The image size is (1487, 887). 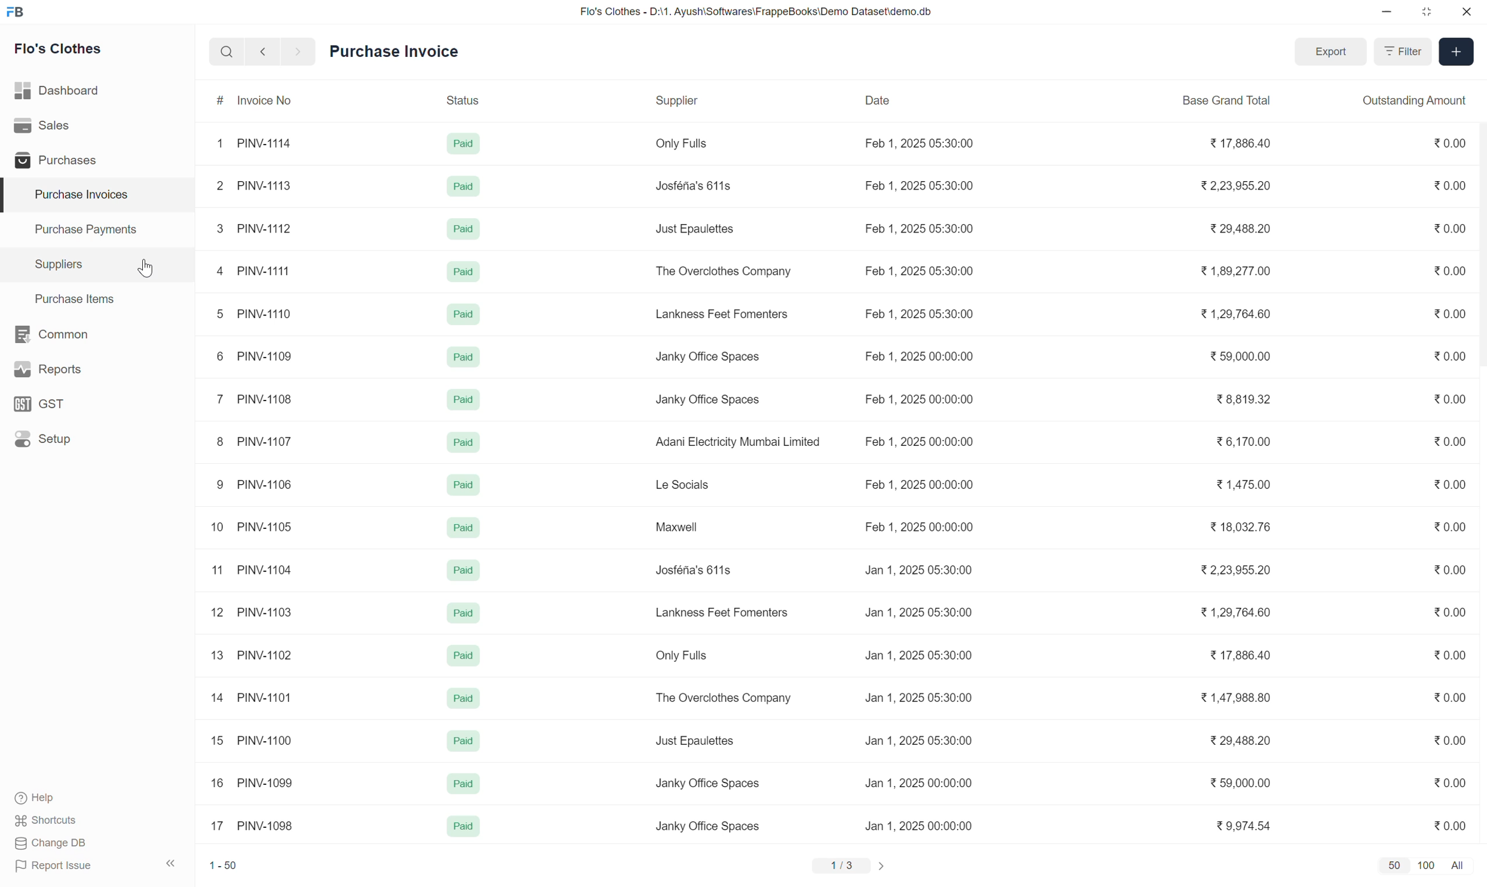 I want to click on Jan 1, 2025 05:30:00, so click(x=920, y=656).